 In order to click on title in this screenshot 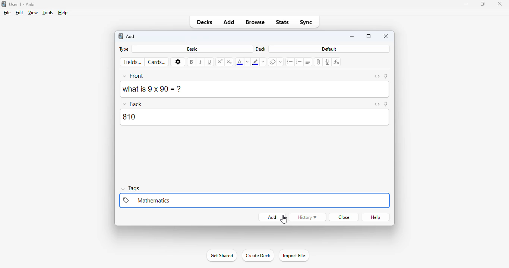, I will do `click(22, 4)`.